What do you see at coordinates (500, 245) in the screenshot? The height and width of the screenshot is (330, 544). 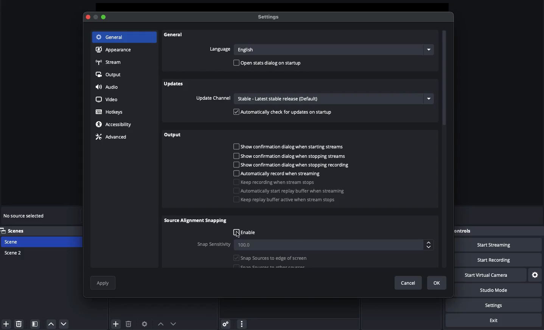 I see `Start streaming` at bounding box center [500, 245].